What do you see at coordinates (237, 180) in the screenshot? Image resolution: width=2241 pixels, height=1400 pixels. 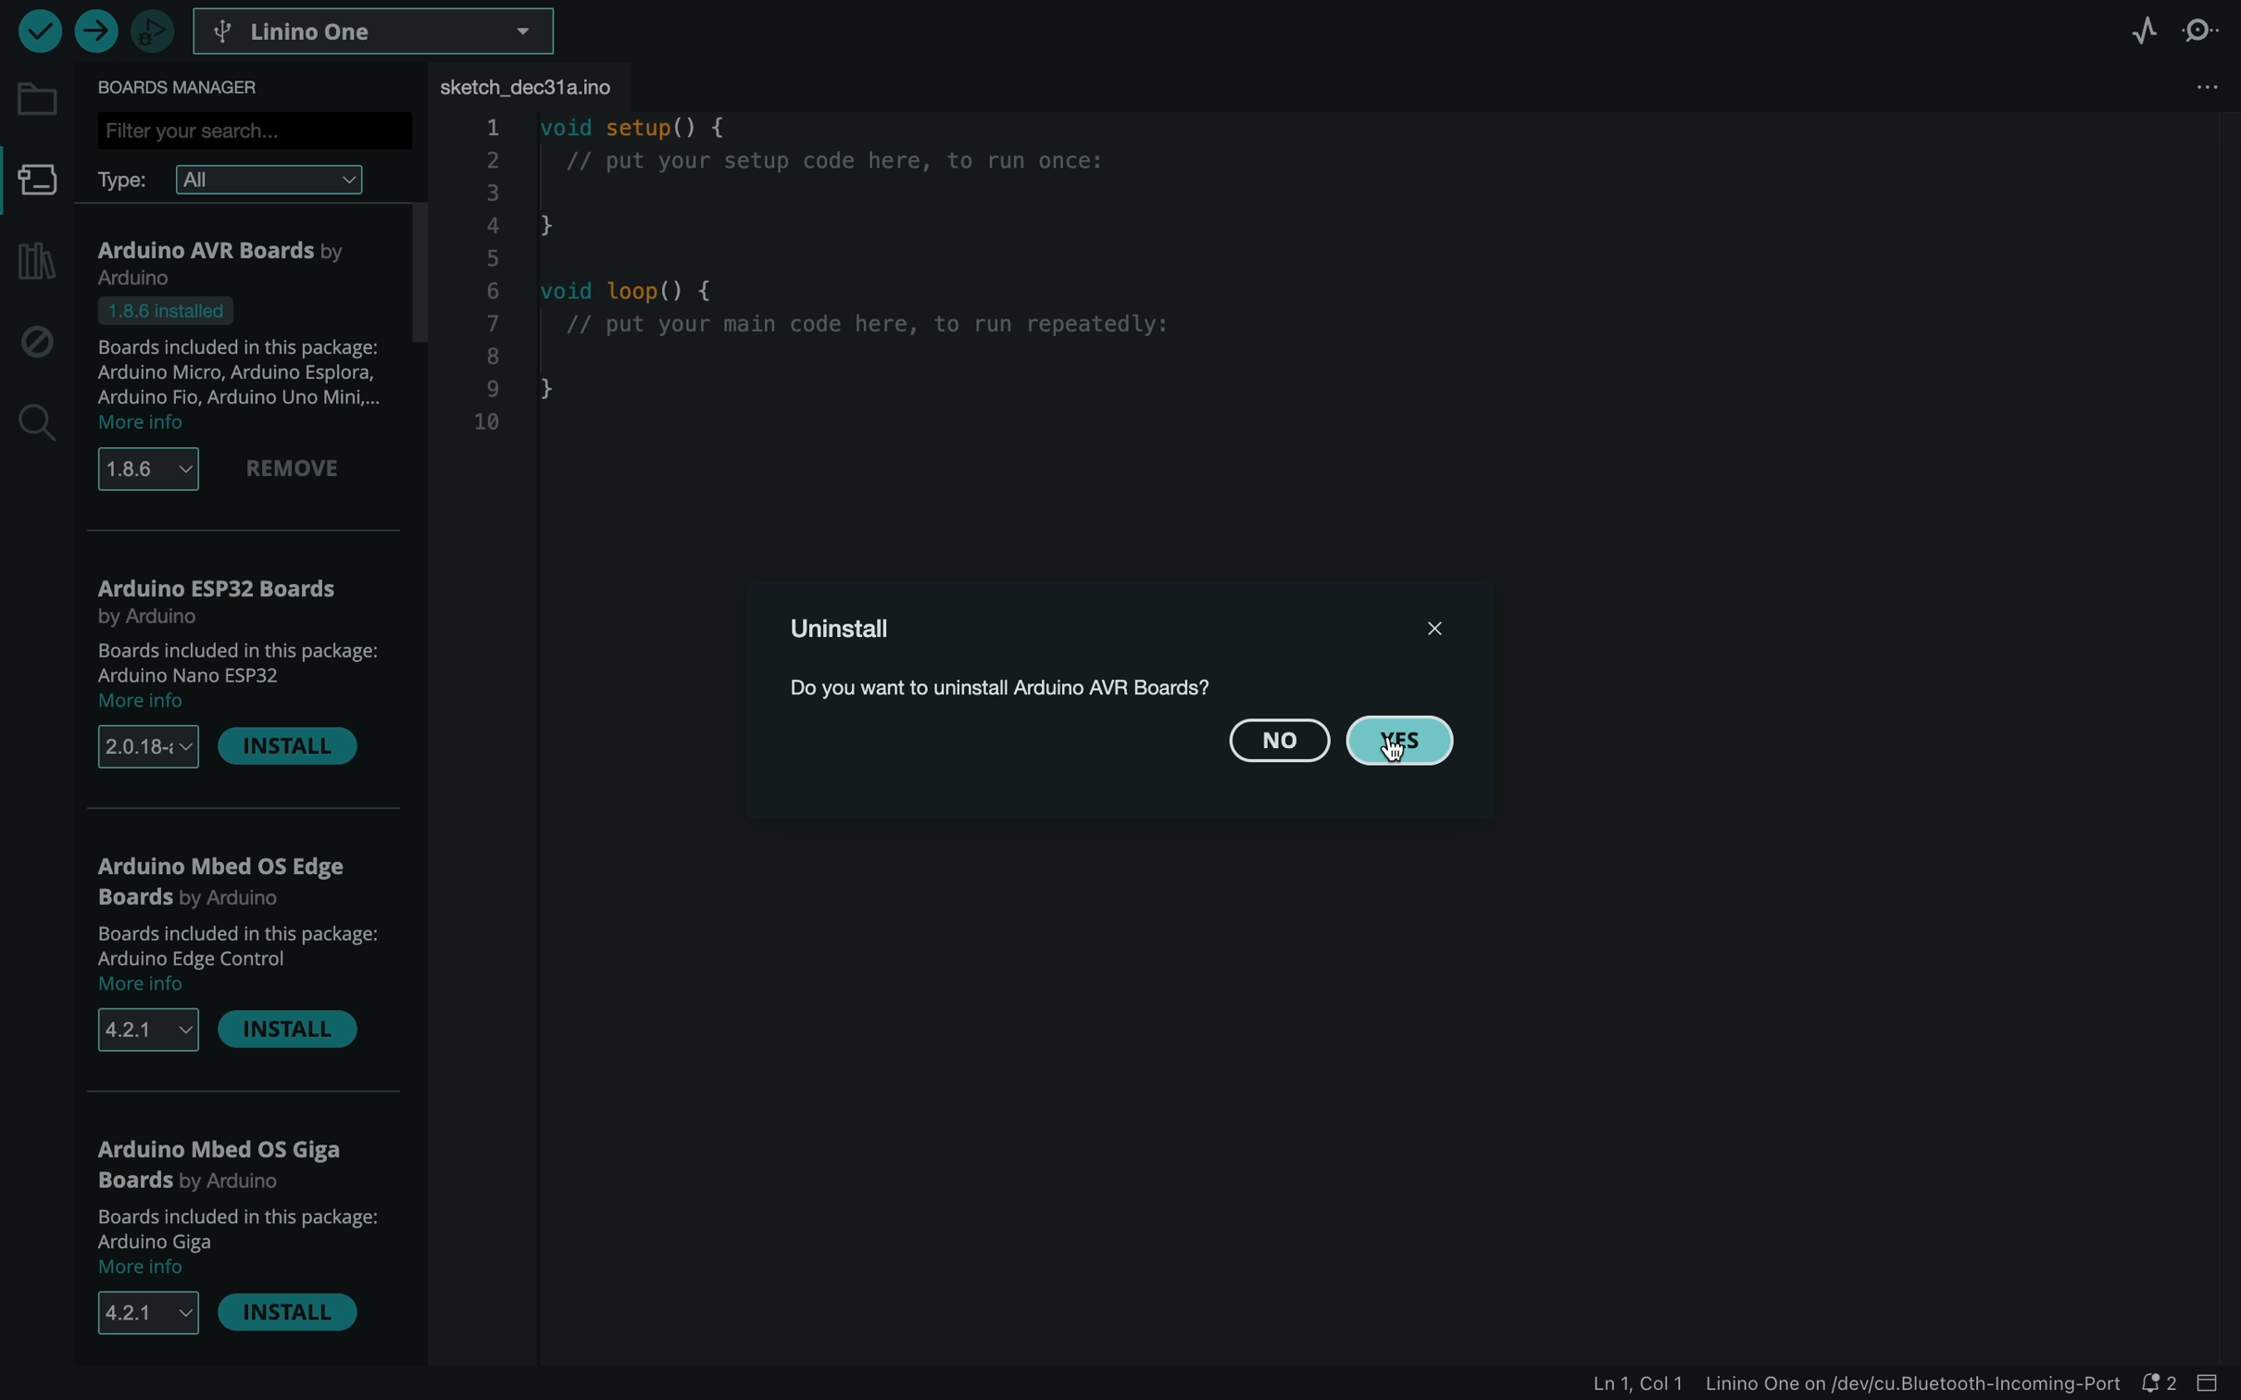 I see `type filter` at bounding box center [237, 180].